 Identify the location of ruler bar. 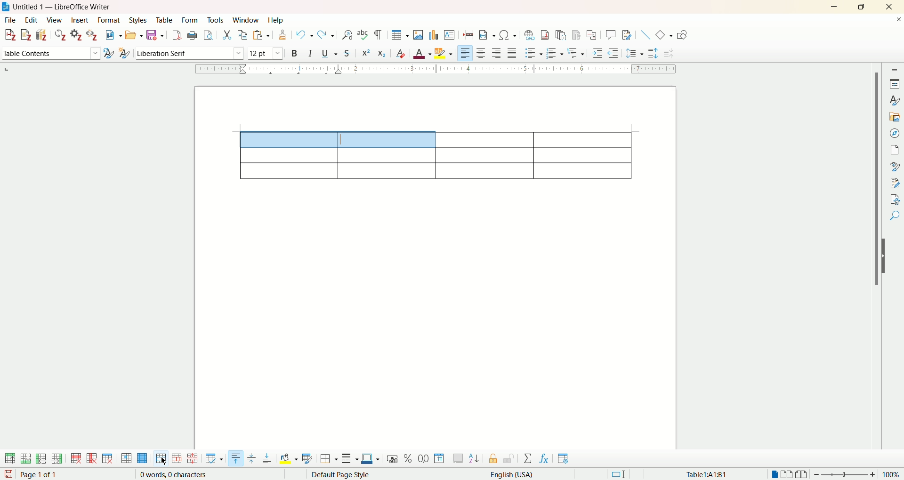
(435, 71).